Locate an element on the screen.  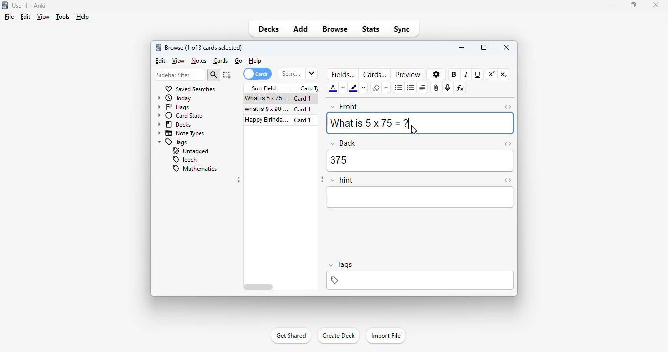
tools is located at coordinates (64, 17).